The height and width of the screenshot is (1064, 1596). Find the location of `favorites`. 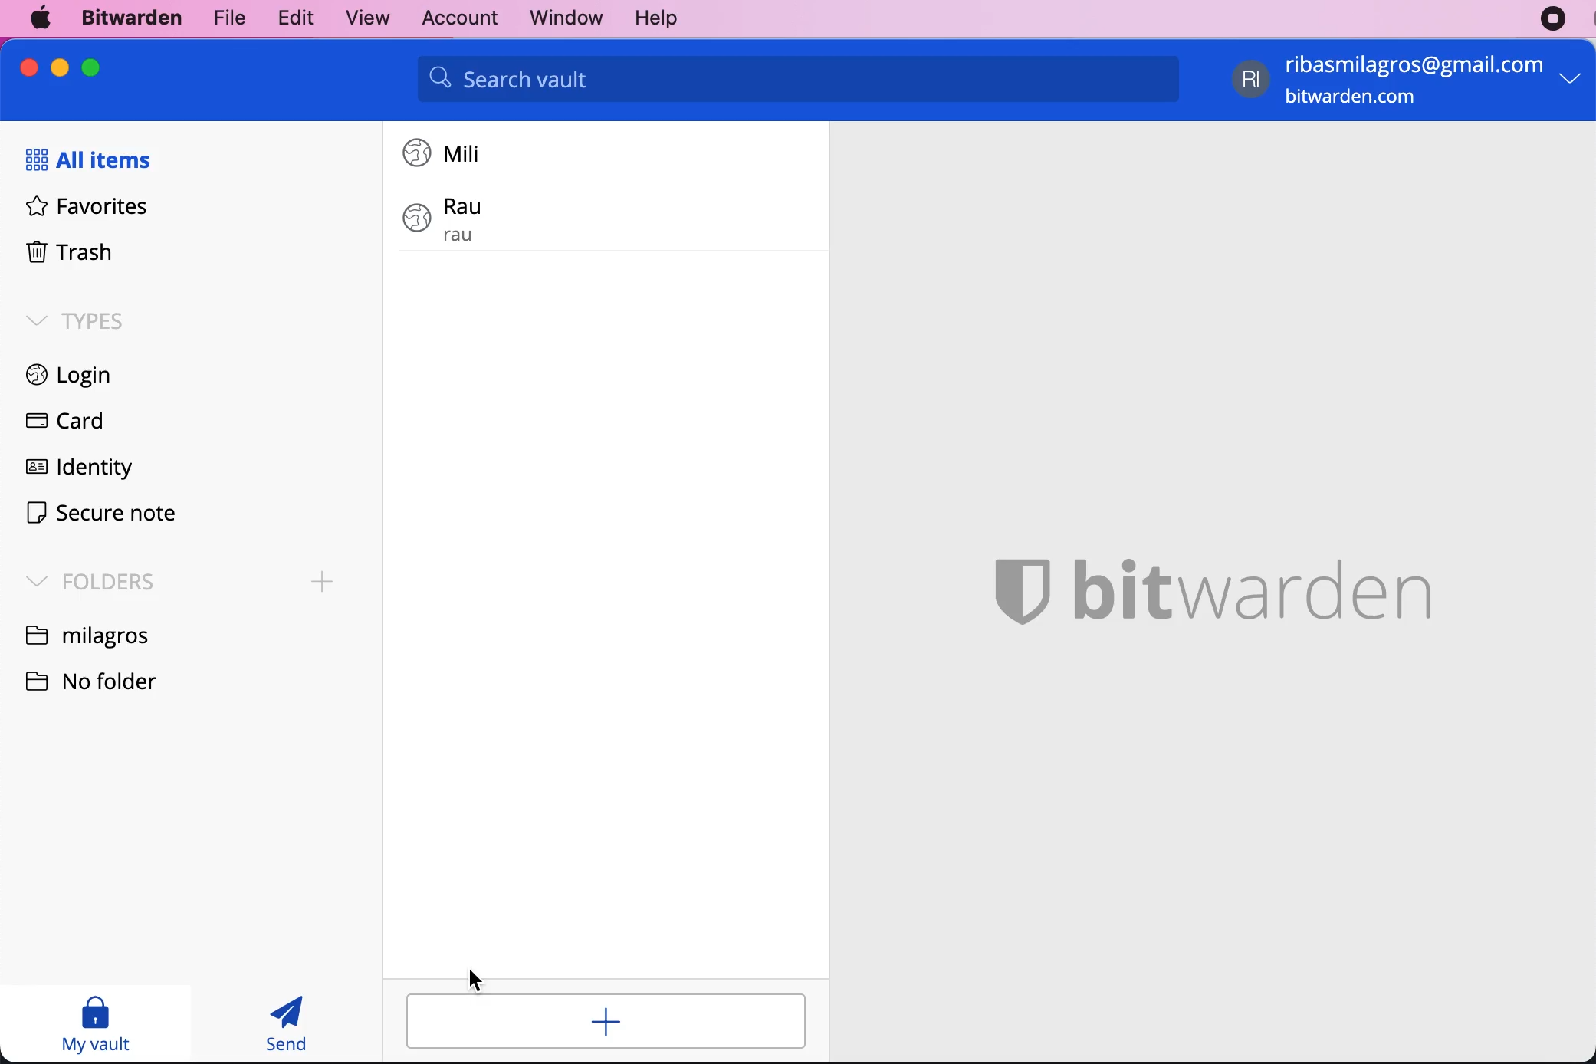

favorites is located at coordinates (80, 211).